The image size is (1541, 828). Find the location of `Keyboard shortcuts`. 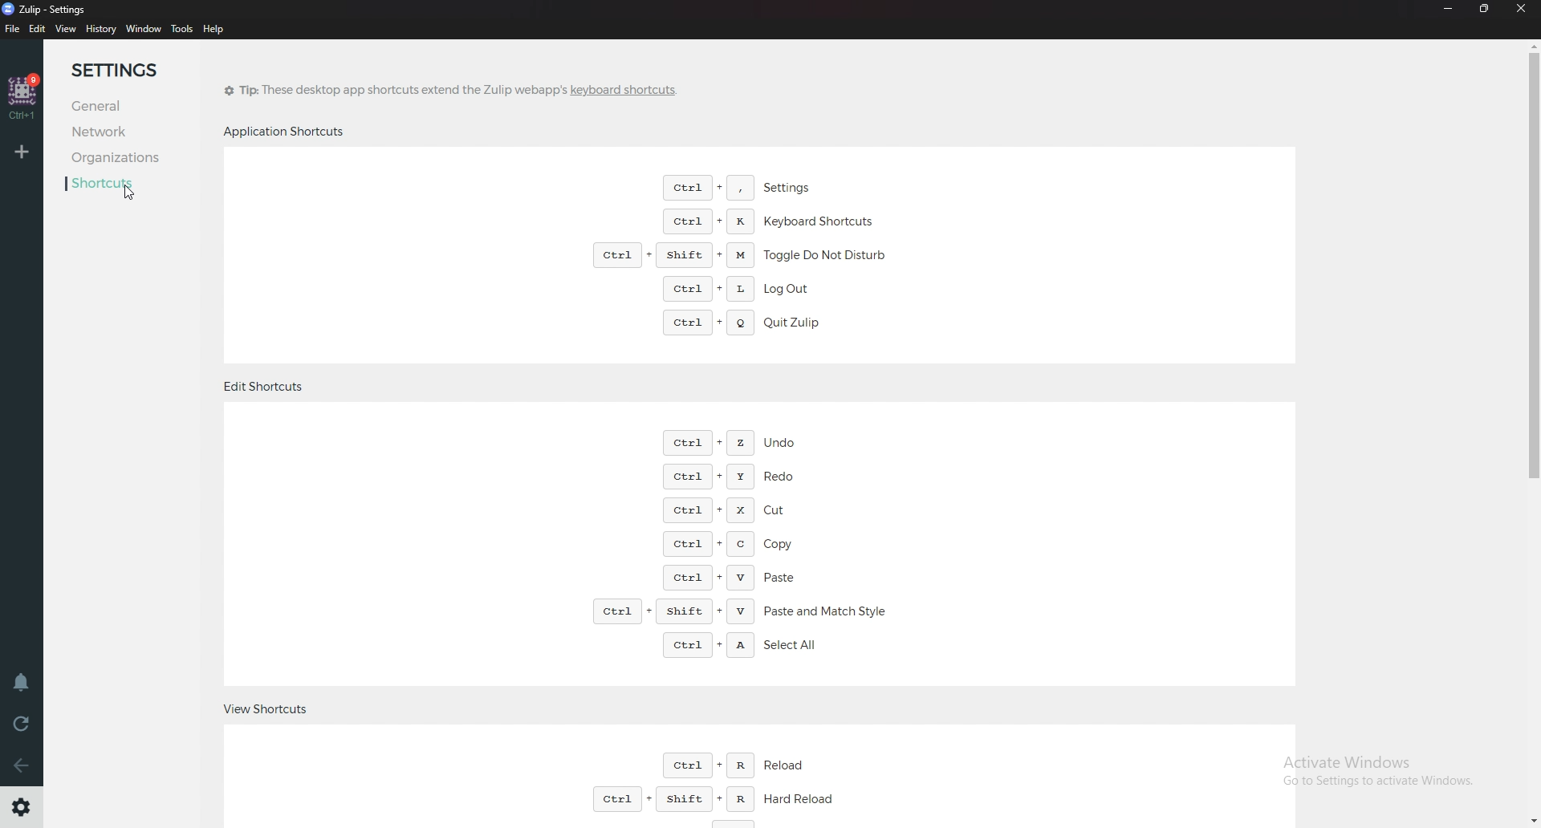

Keyboard shortcuts is located at coordinates (769, 221).